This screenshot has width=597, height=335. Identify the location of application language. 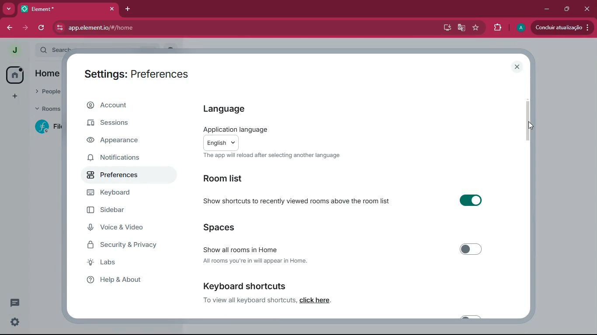
(235, 129).